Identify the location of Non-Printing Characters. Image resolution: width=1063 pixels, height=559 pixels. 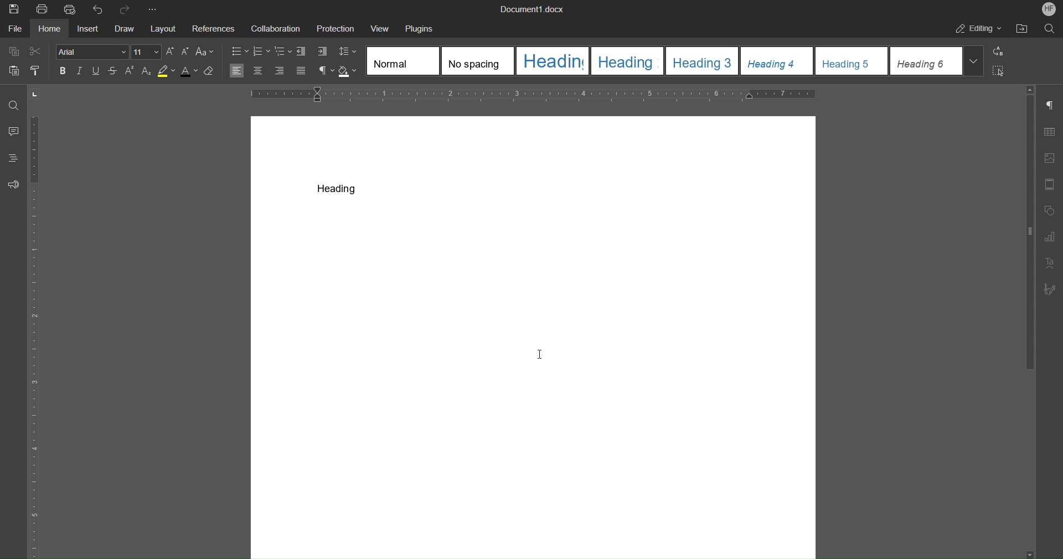
(326, 71).